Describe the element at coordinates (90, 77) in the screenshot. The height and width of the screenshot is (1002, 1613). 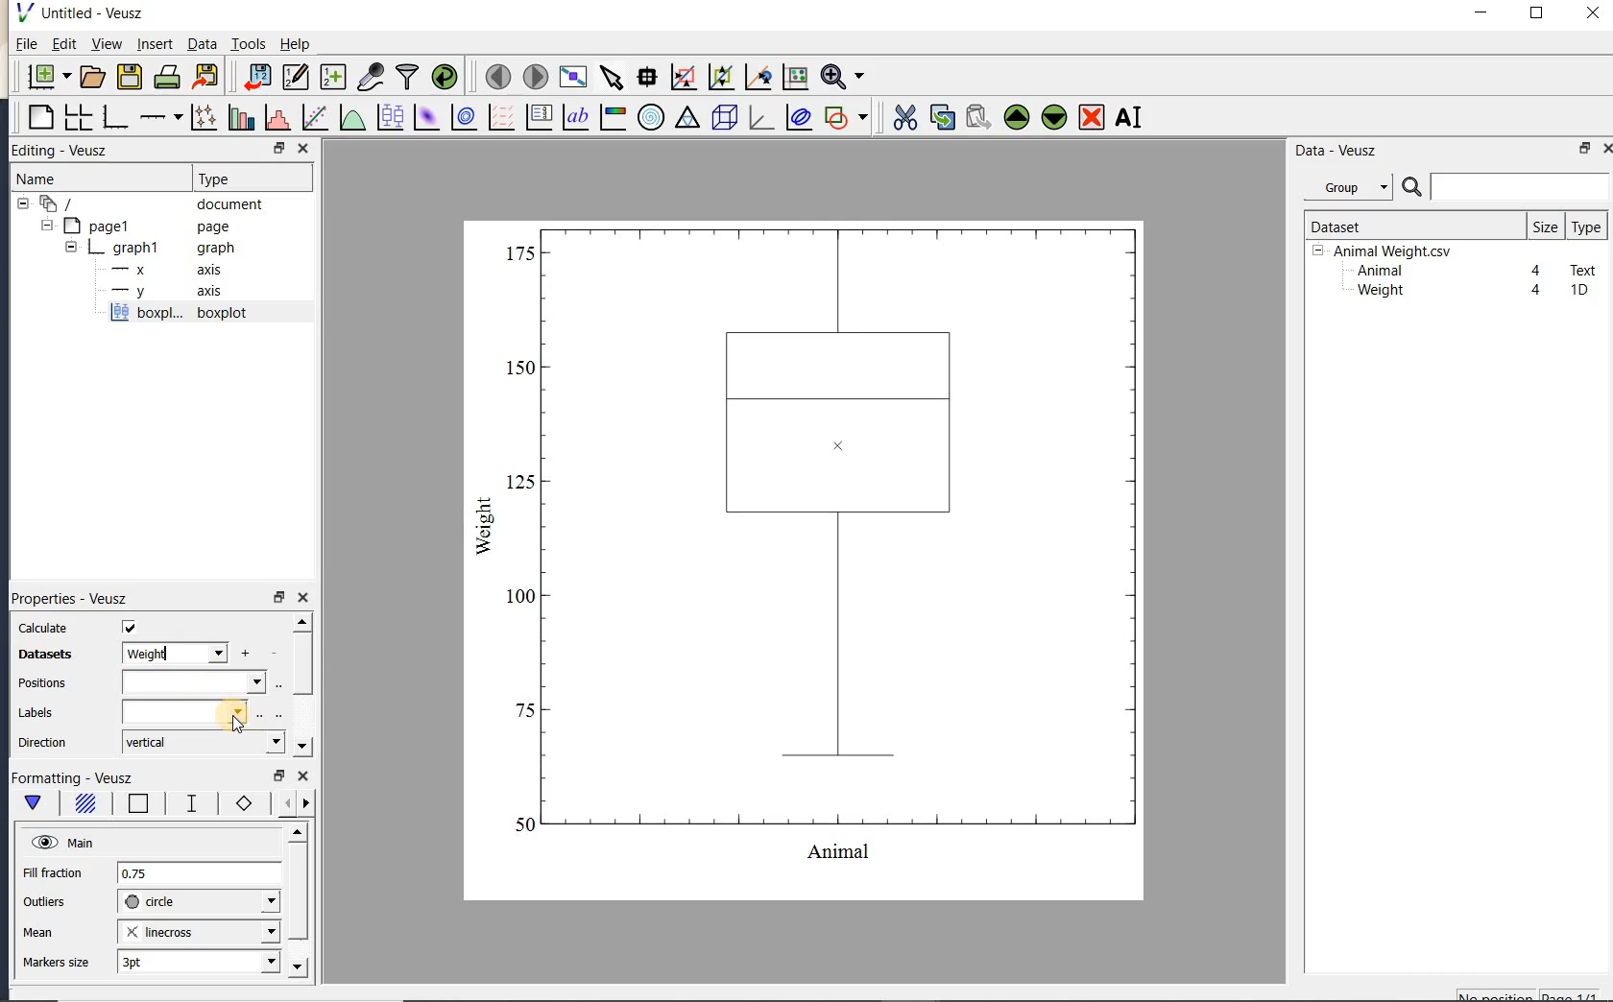
I see `open a document` at that location.